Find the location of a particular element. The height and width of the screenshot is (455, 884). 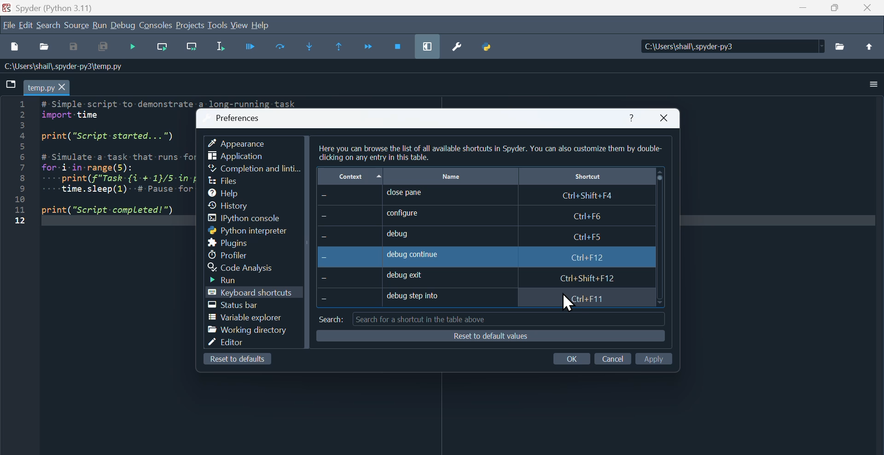

tools is located at coordinates (218, 27).